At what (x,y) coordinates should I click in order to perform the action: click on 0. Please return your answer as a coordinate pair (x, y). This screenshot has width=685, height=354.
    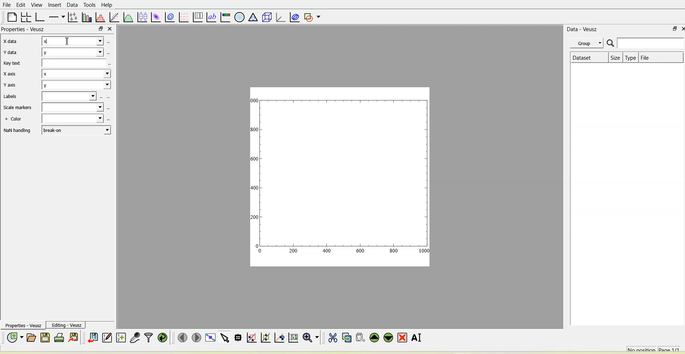
    Looking at the image, I should click on (261, 252).